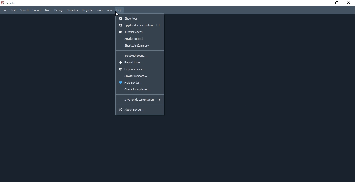 Image resolution: width=355 pixels, height=182 pixels. I want to click on Run, so click(48, 10).